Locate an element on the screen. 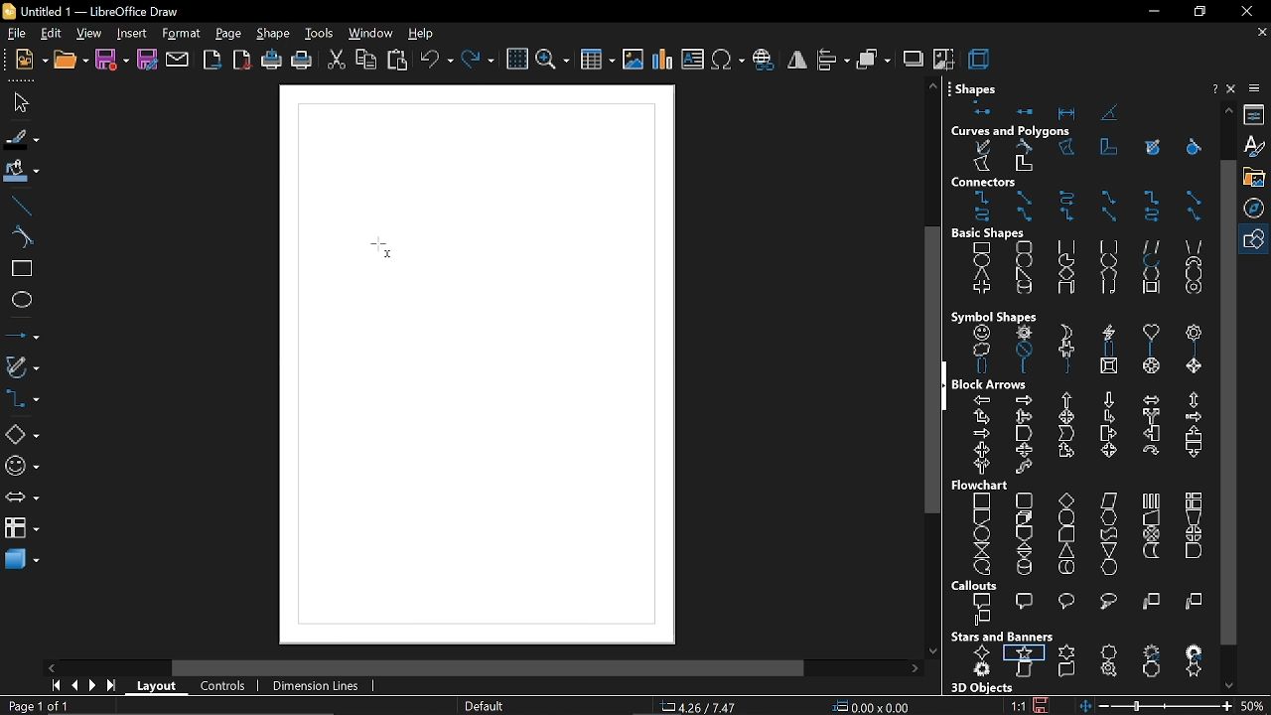 This screenshot has height=715, width=1271. vertical scroll bar is located at coordinates (932, 369).